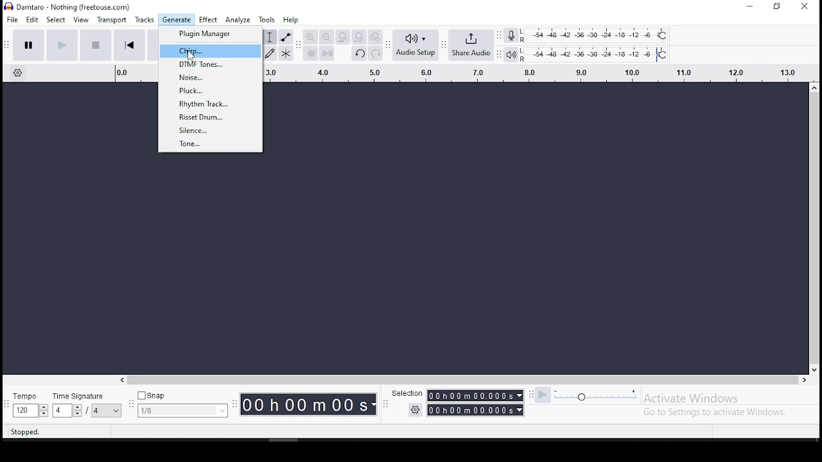 The height and width of the screenshot is (462, 822). Describe the element at coordinates (587, 395) in the screenshot. I see `playback speed` at that location.